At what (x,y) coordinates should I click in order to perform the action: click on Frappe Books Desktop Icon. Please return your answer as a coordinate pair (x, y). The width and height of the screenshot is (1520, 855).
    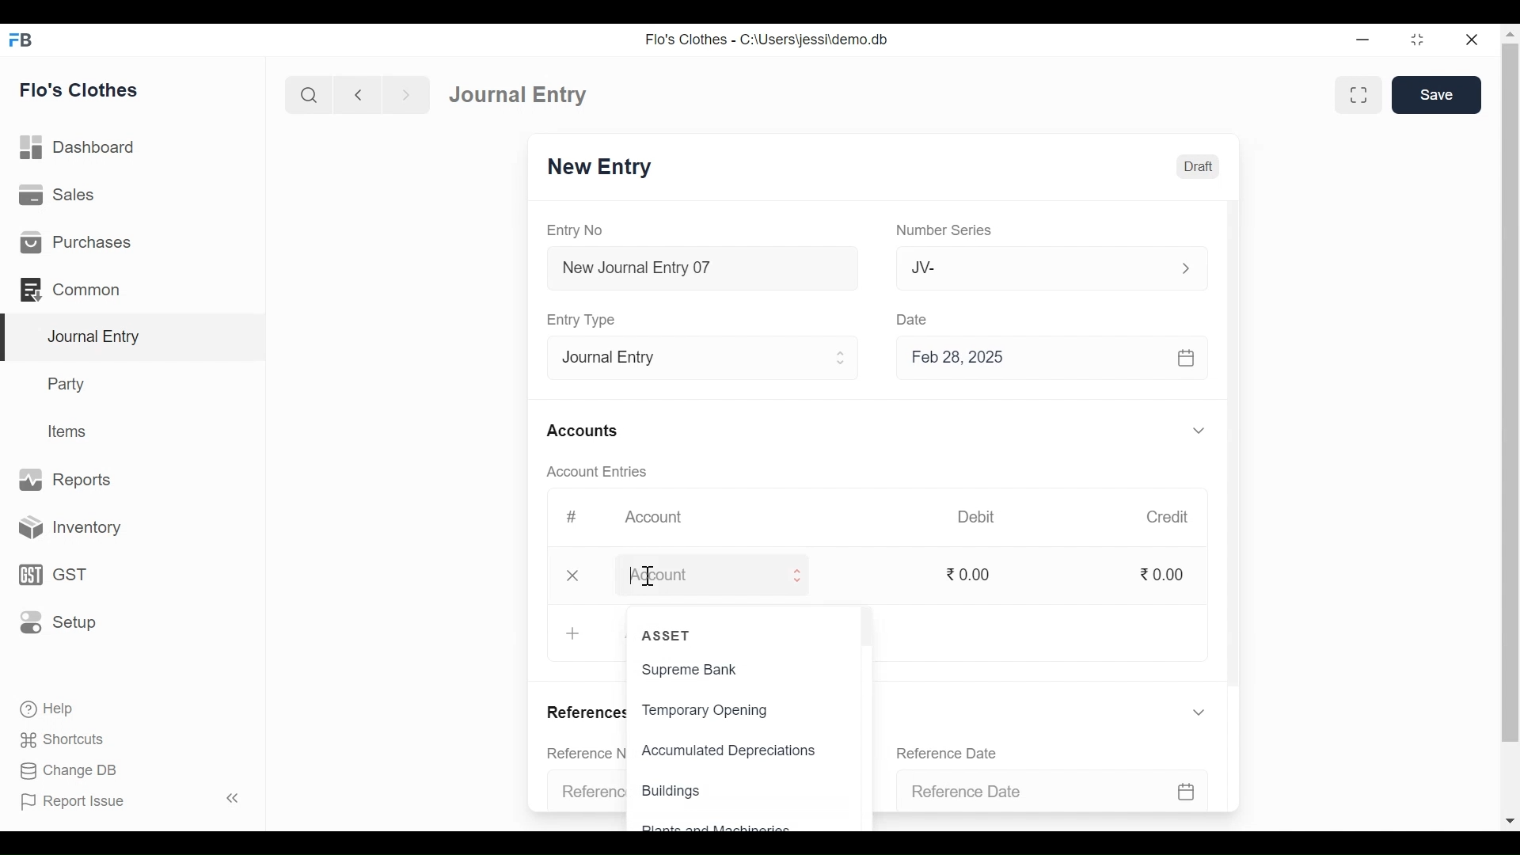
    Looking at the image, I should click on (21, 40).